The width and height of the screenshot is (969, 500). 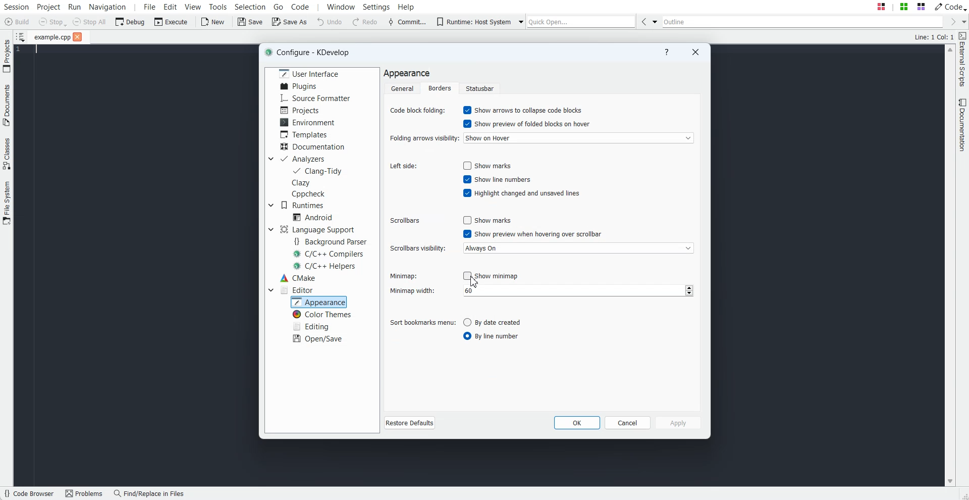 What do you see at coordinates (527, 124) in the screenshot?
I see `Enable show preview of folded blocks on hover` at bounding box center [527, 124].